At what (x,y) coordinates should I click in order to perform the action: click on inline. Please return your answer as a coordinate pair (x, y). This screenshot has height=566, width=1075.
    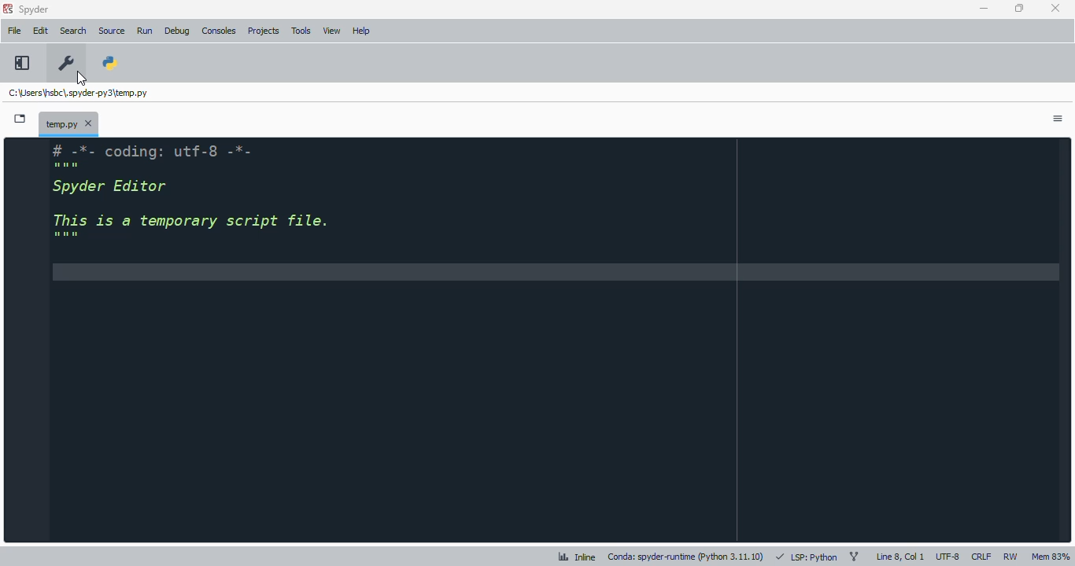
    Looking at the image, I should click on (577, 557).